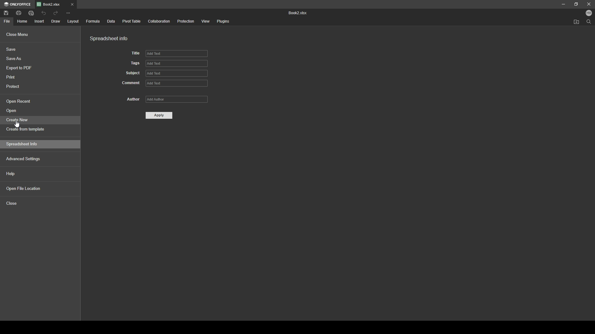 The height and width of the screenshot is (334, 595). I want to click on search, so click(589, 22).